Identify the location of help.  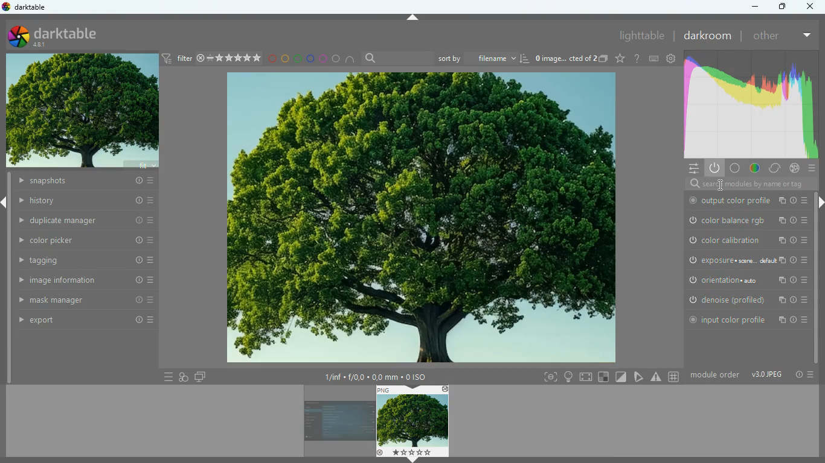
(637, 58).